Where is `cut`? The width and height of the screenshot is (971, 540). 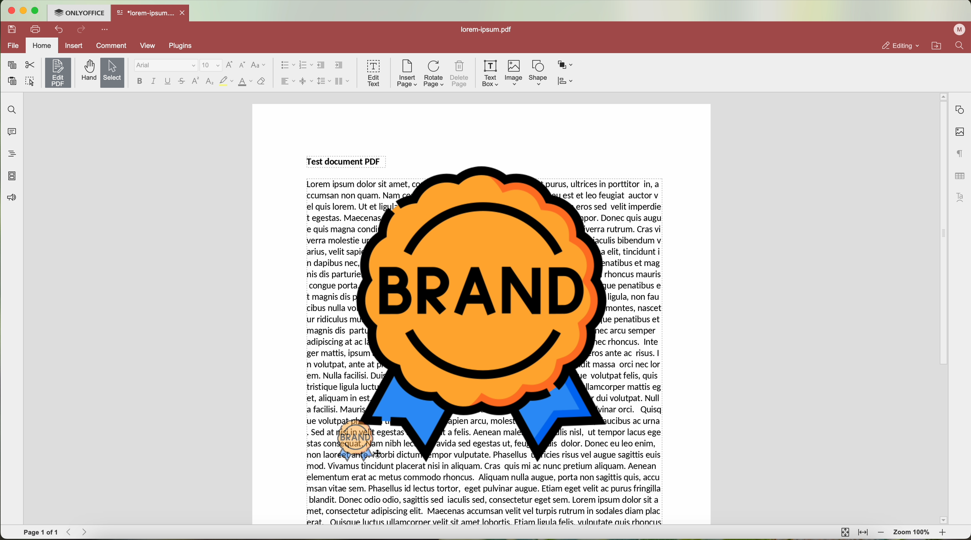 cut is located at coordinates (30, 65).